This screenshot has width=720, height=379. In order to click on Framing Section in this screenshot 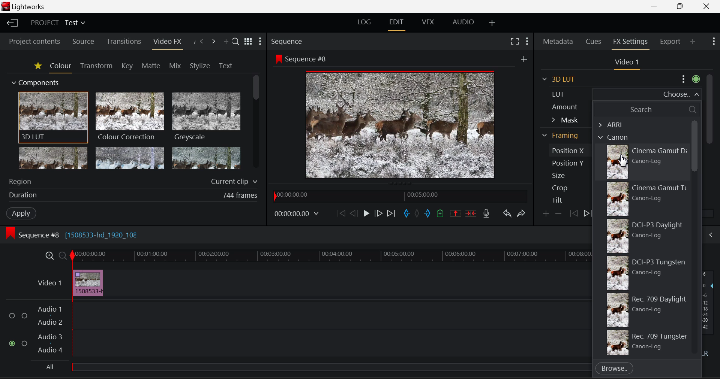, I will do `click(562, 136)`.